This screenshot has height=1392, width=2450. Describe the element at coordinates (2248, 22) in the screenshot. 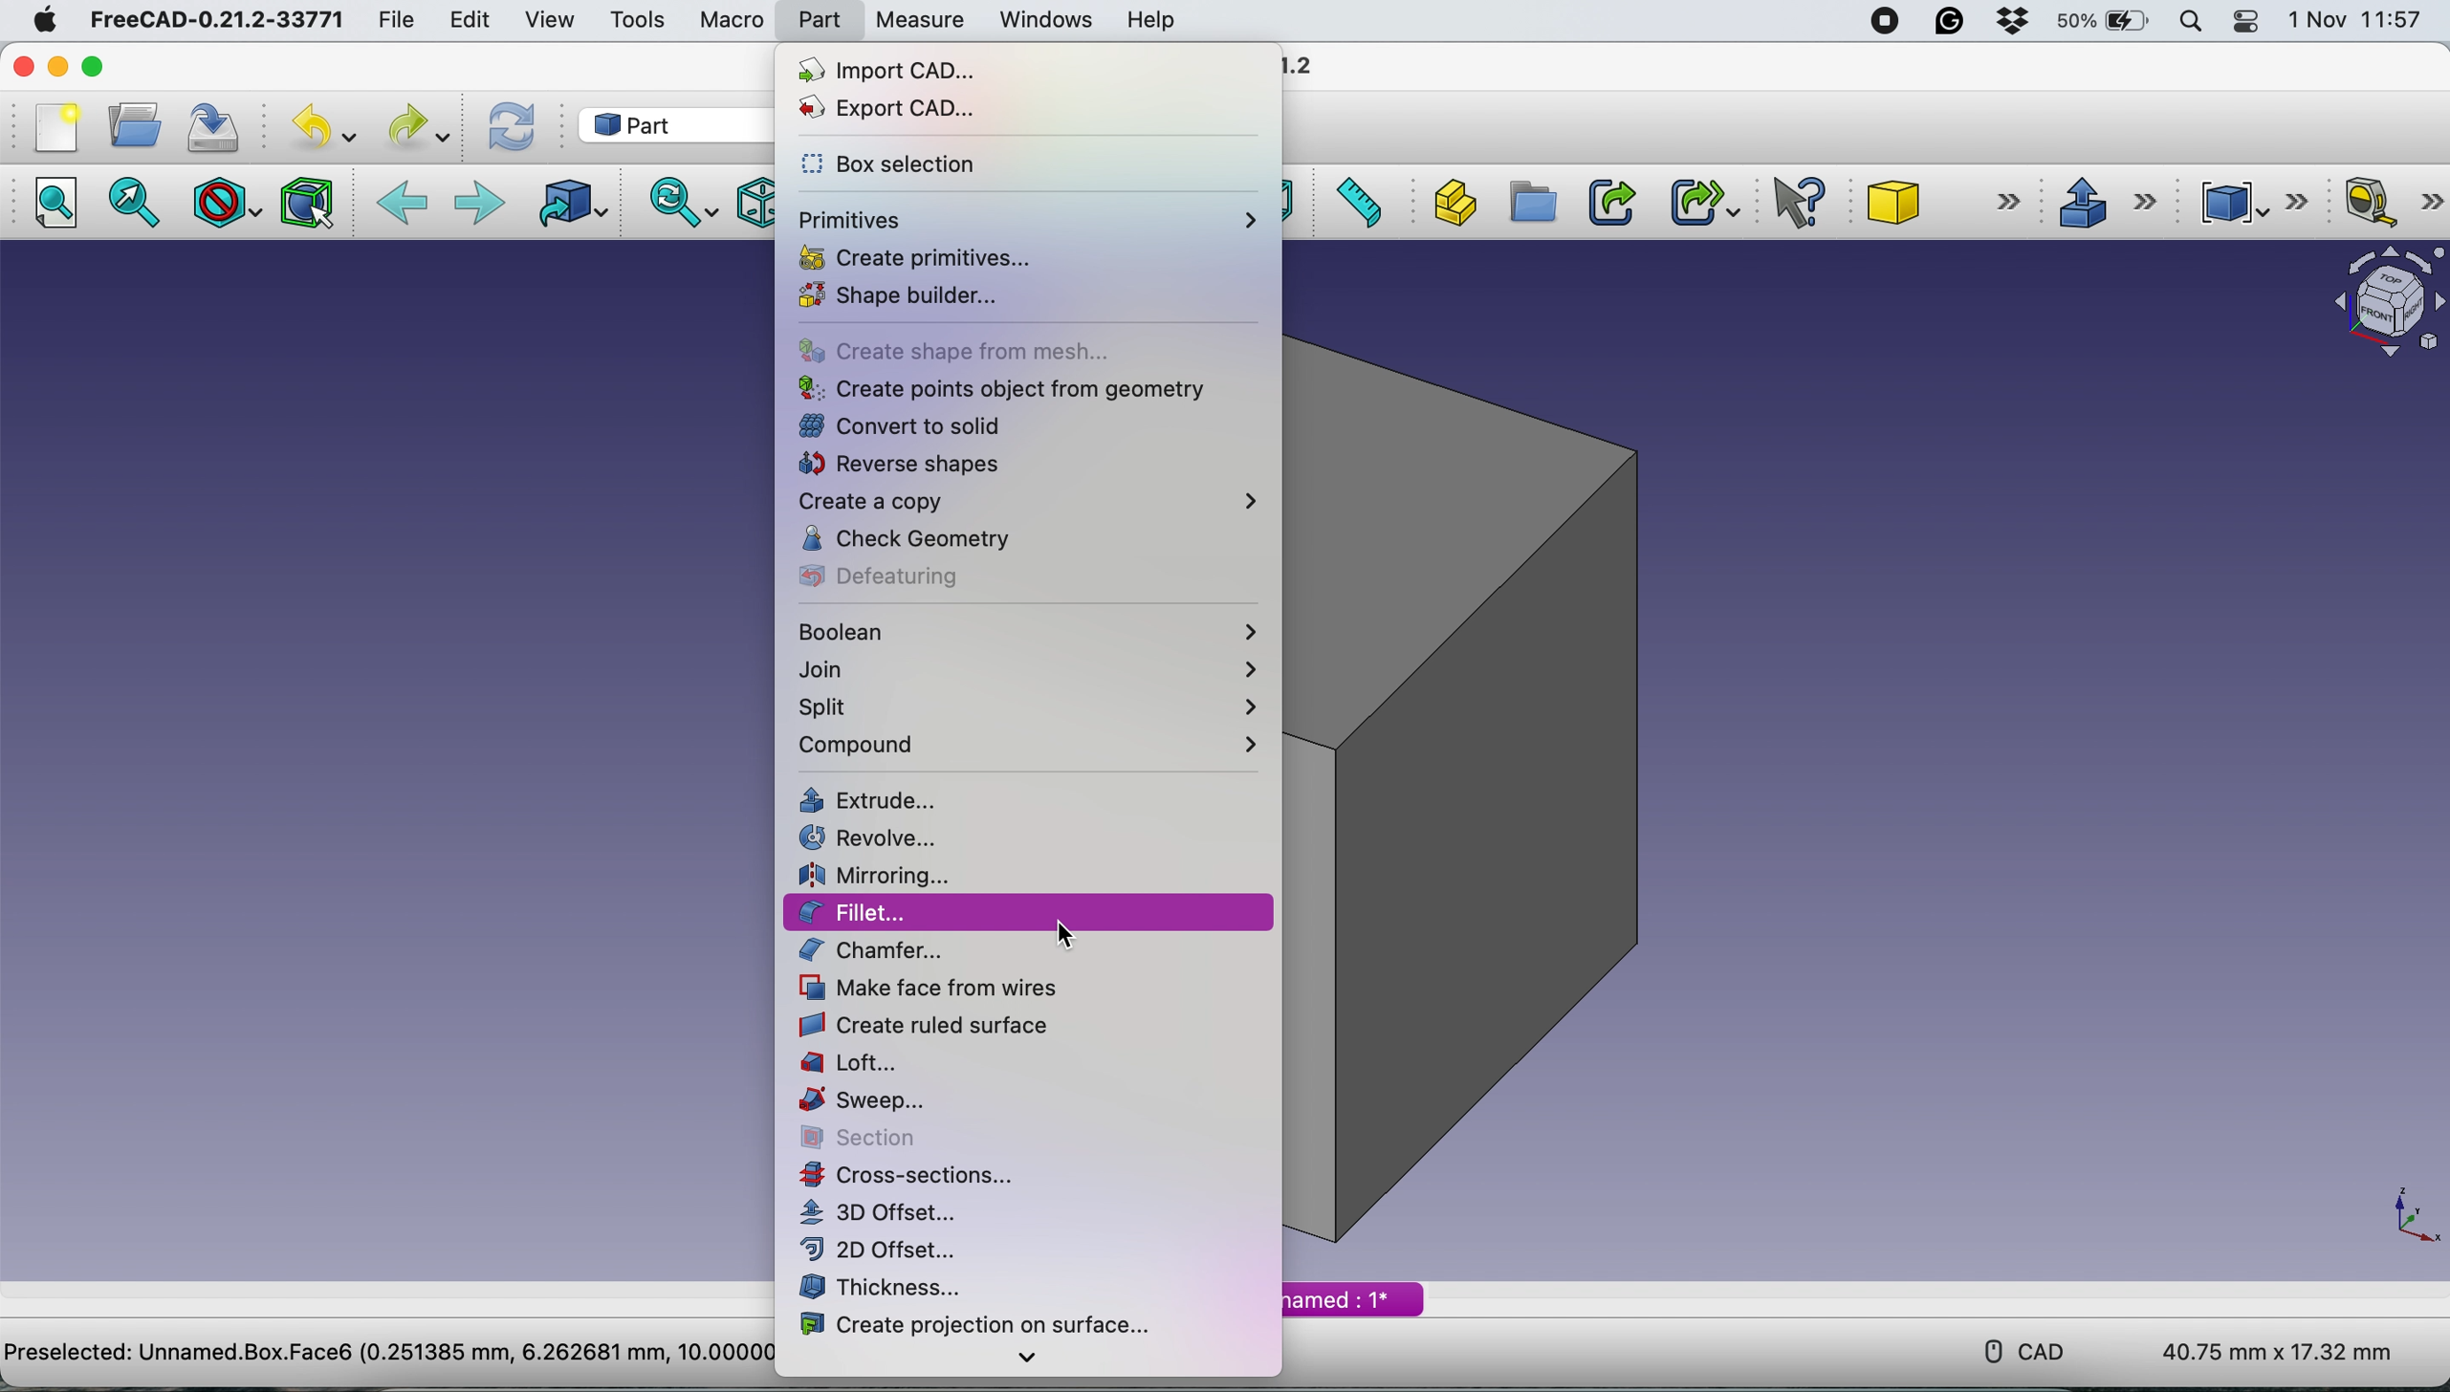

I see `control center` at that location.